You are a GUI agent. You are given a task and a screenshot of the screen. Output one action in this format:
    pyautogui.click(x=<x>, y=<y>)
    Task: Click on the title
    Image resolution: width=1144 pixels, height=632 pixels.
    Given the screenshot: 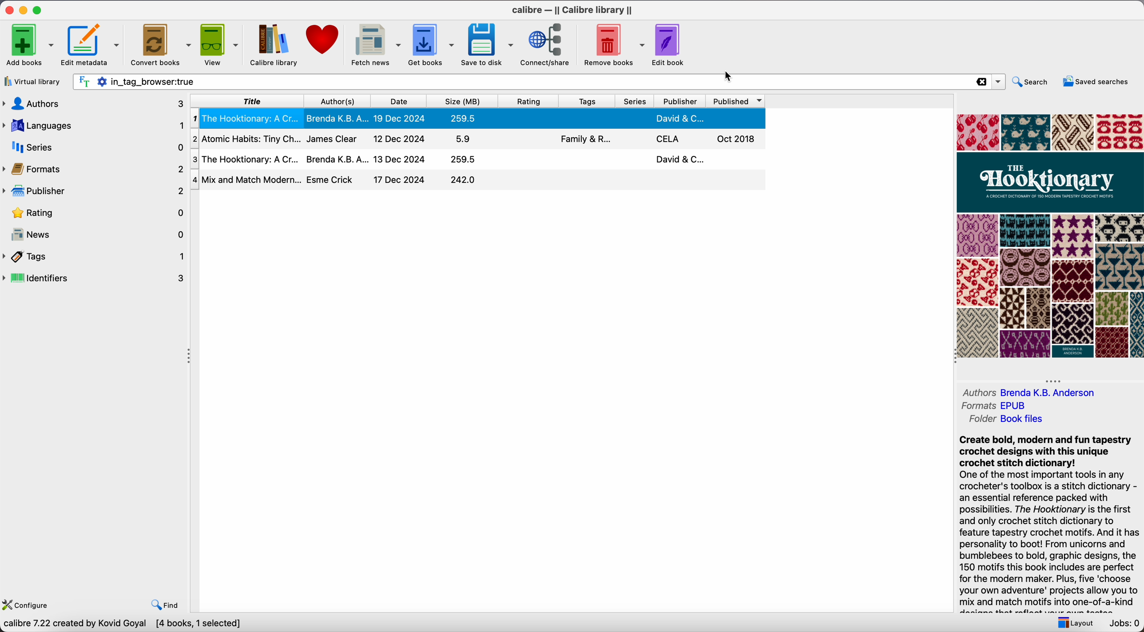 What is the action you would take?
    pyautogui.click(x=249, y=100)
    